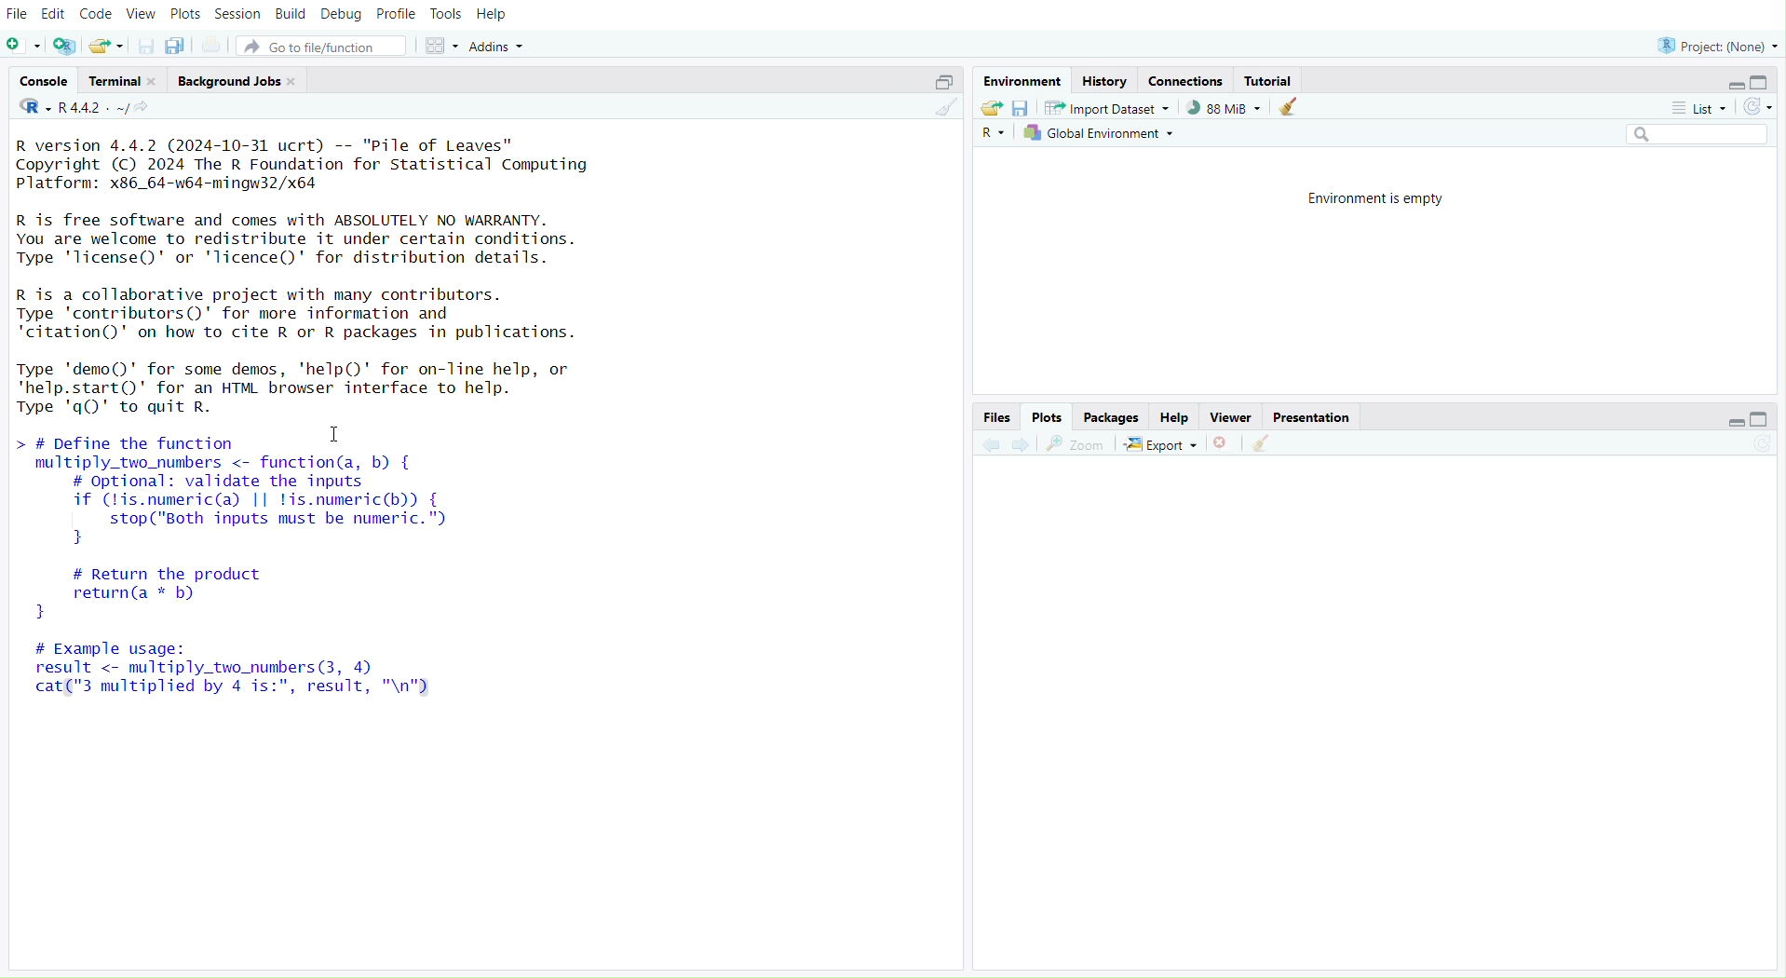 Image resolution: width=1786 pixels, height=978 pixels. I want to click on Session, so click(239, 14).